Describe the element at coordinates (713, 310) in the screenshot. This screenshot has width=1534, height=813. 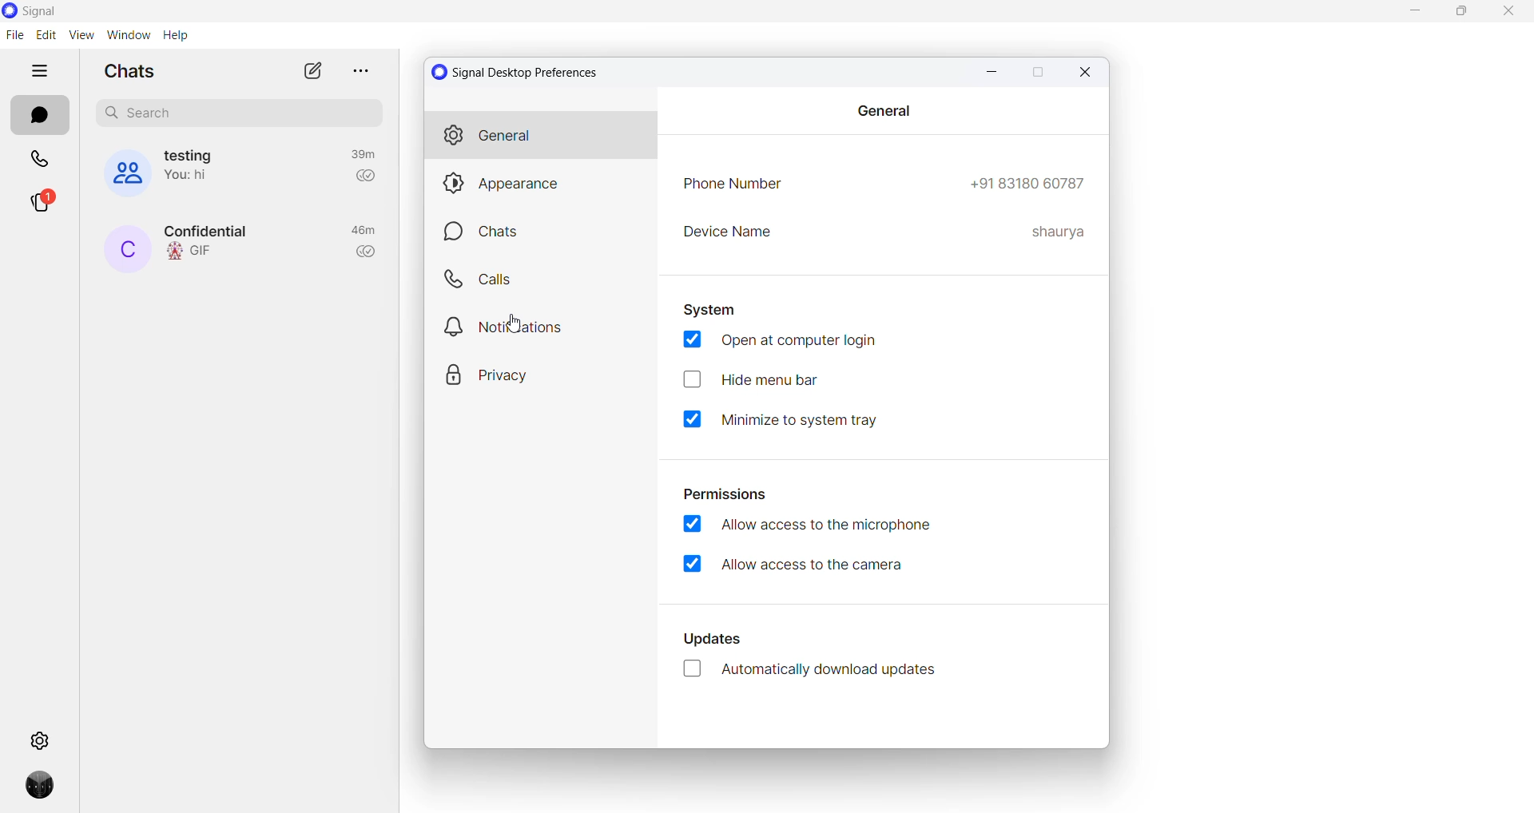
I see `system` at that location.